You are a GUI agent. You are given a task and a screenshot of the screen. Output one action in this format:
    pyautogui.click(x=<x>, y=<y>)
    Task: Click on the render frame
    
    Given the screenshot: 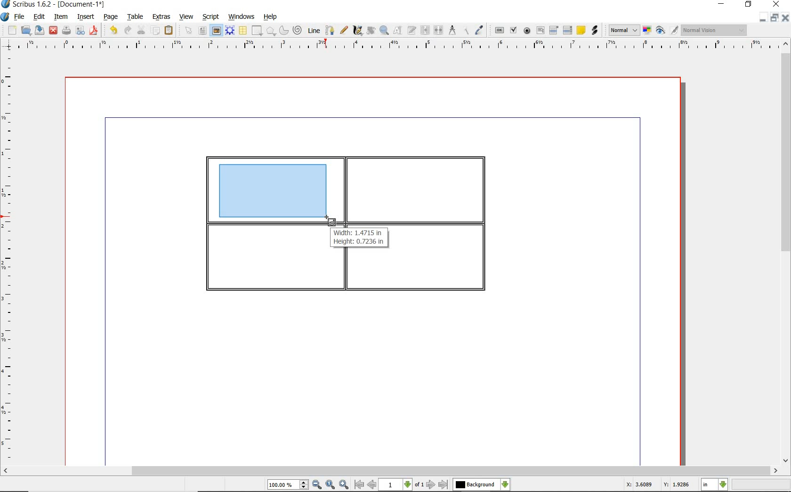 What is the action you would take?
    pyautogui.click(x=230, y=30)
    